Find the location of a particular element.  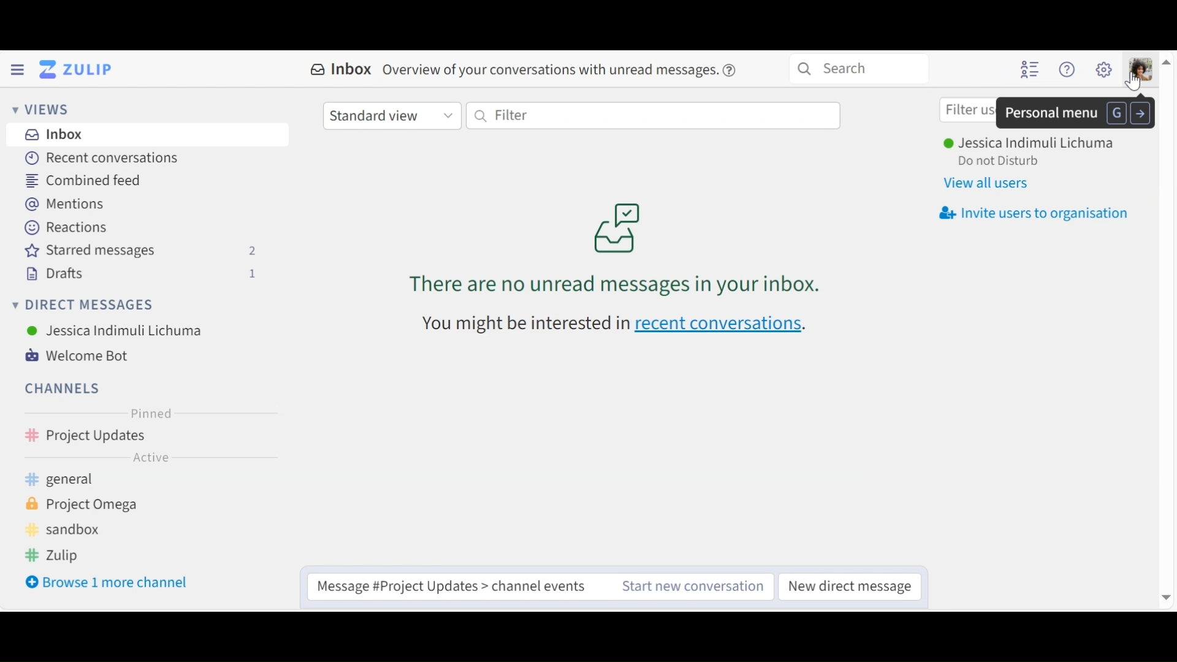

Active is located at coordinates (148, 459).